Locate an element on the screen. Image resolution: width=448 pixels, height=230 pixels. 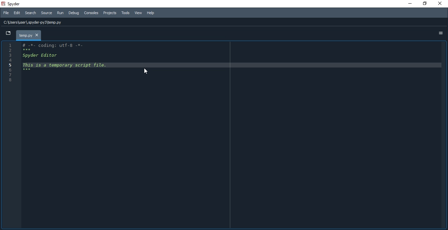
minimise is located at coordinates (408, 4).